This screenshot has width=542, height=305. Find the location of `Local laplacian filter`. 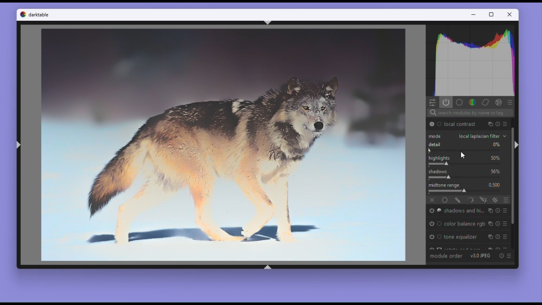

Local laplacian filter is located at coordinates (482, 135).